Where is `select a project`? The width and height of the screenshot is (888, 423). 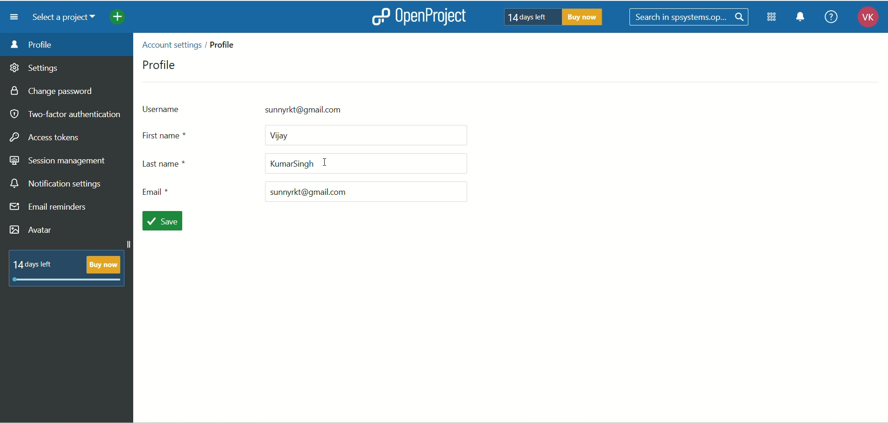 select a project is located at coordinates (68, 19).